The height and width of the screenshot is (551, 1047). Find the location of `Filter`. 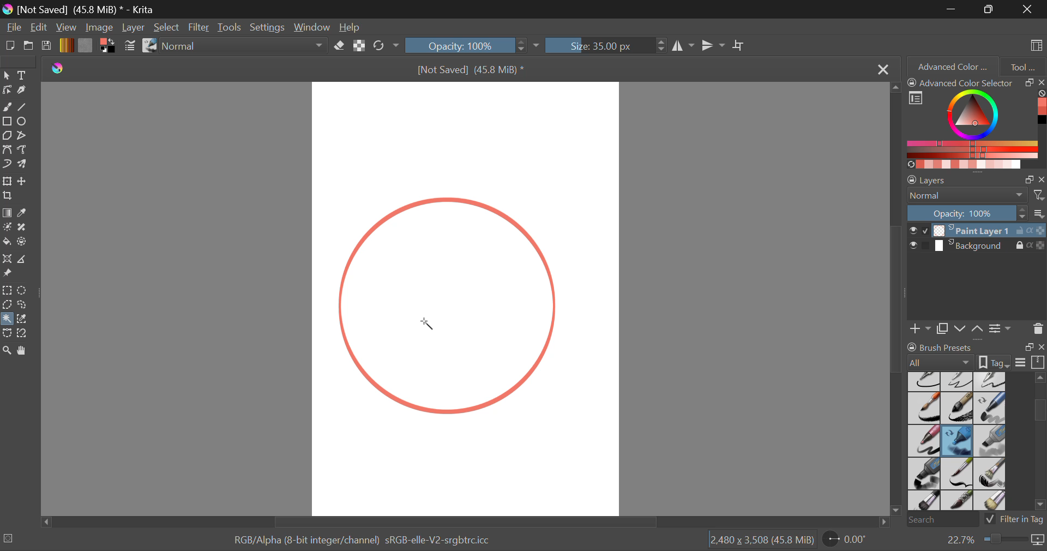

Filter is located at coordinates (200, 28).